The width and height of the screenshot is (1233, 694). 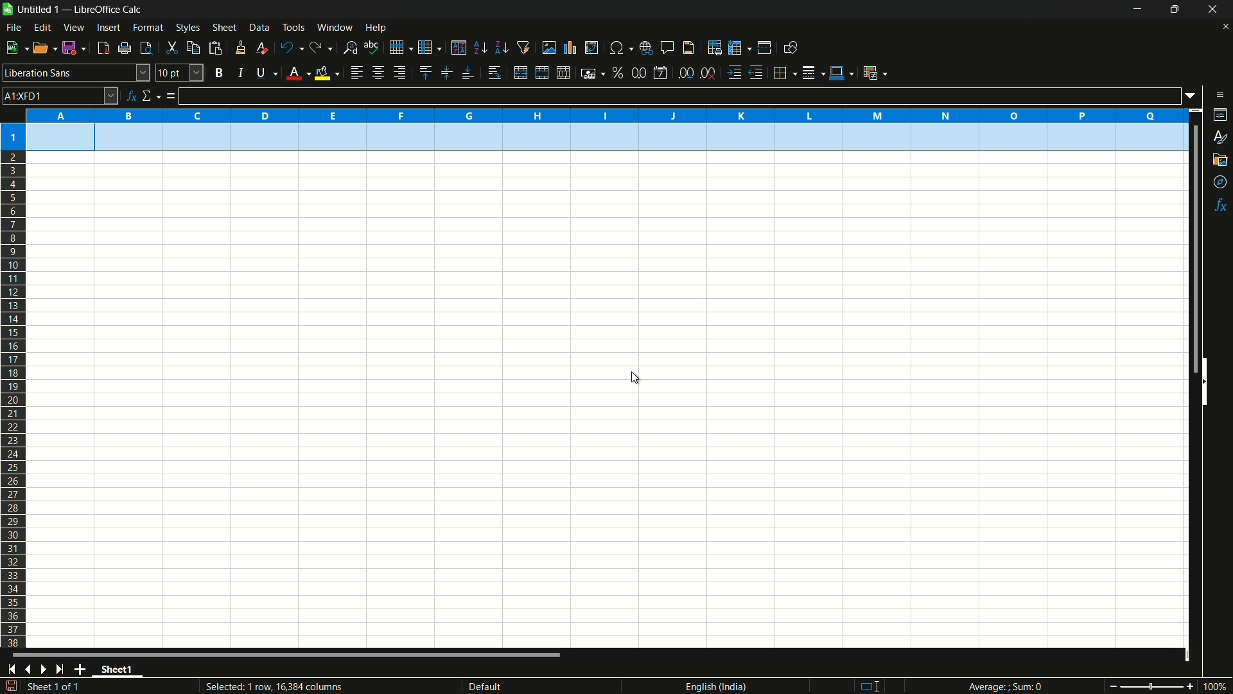 I want to click on default, so click(x=506, y=686).